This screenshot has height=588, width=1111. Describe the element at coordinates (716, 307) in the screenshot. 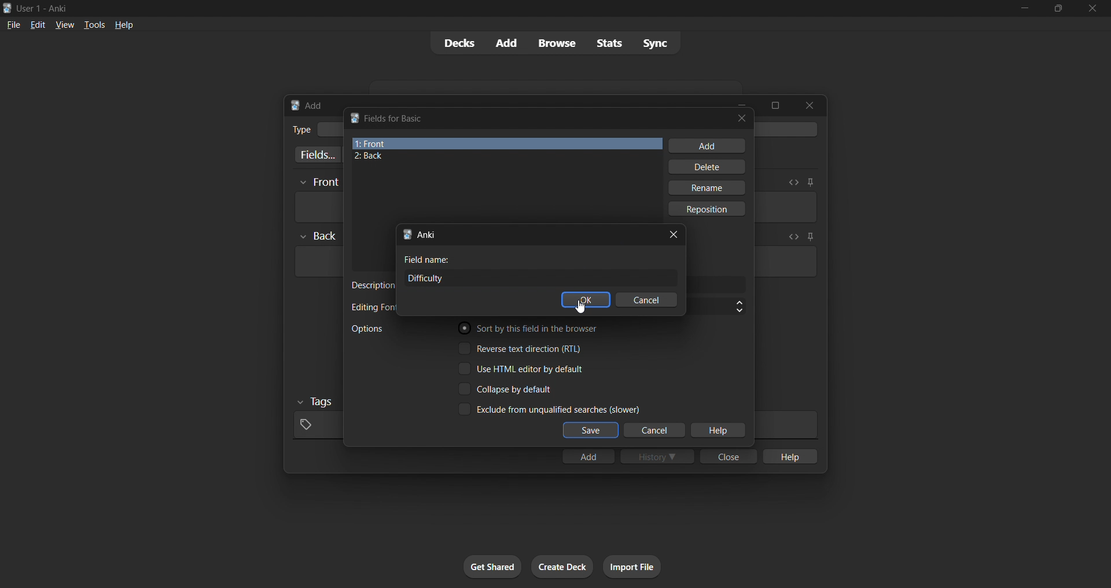

I see `field font size` at that location.